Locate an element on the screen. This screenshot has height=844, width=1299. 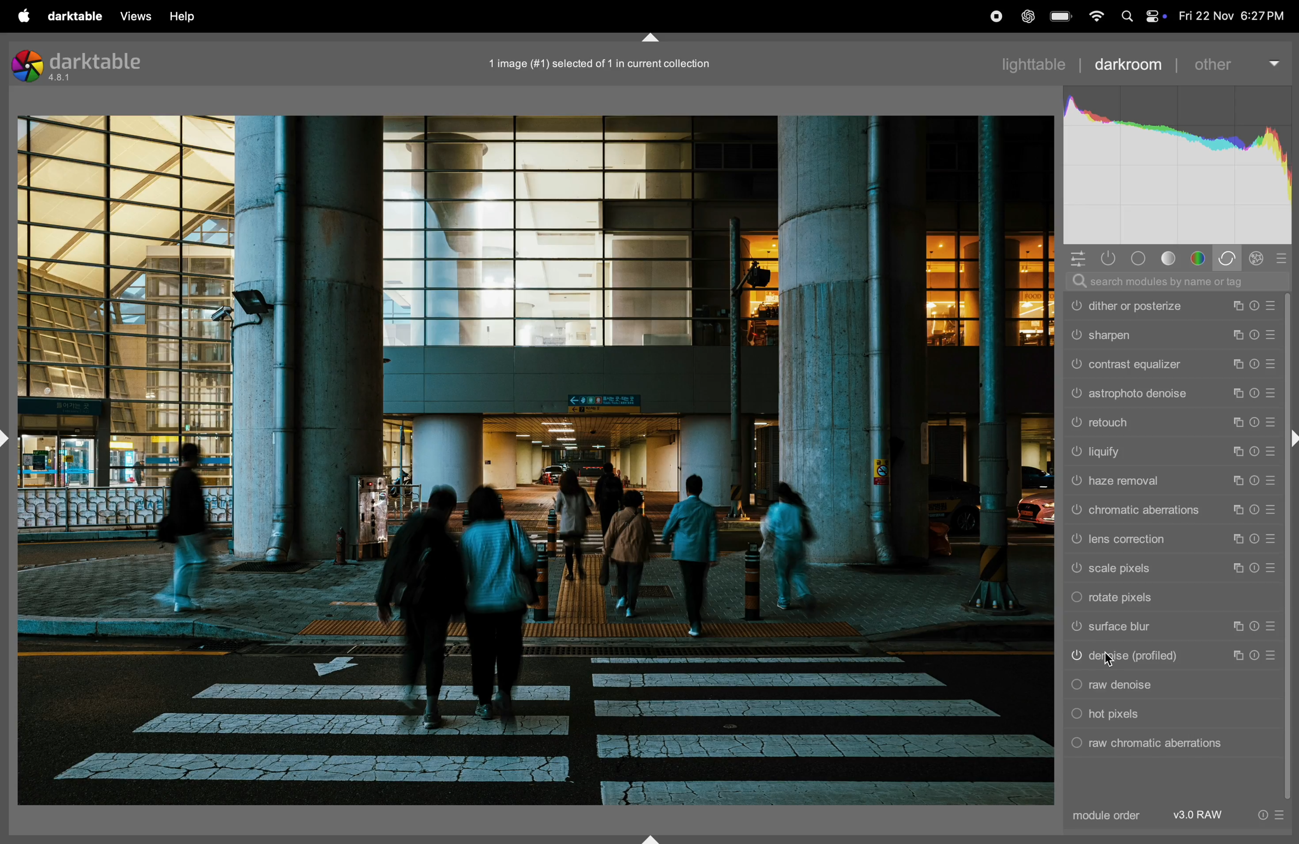
reset is located at coordinates (1265, 815).